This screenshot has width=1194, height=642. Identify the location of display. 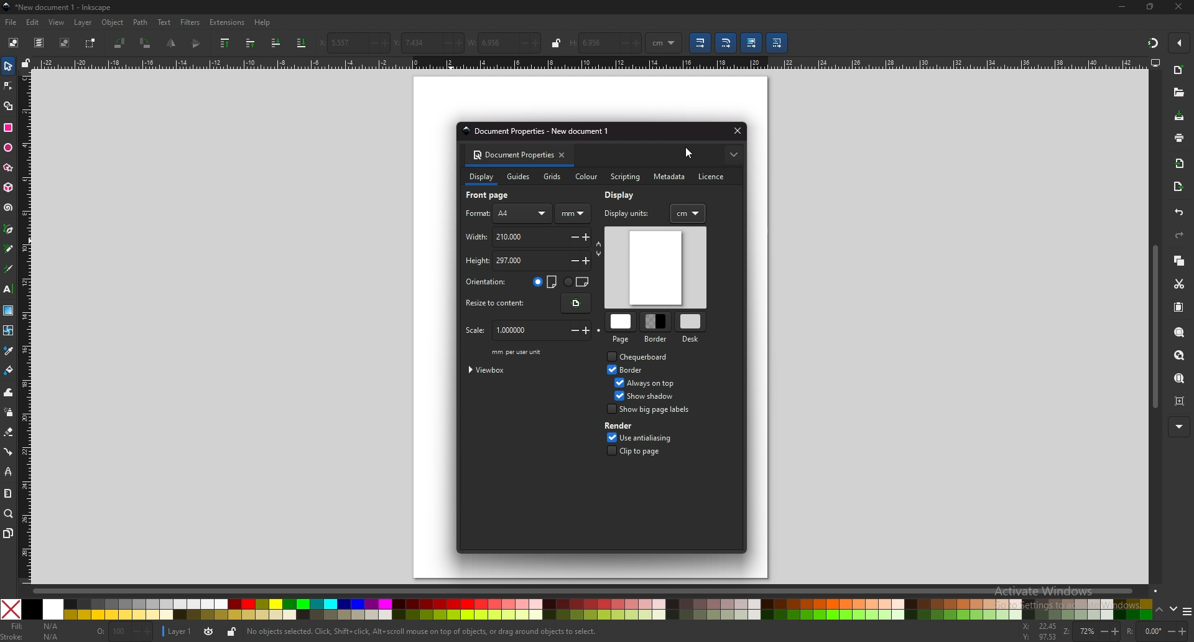
(624, 195).